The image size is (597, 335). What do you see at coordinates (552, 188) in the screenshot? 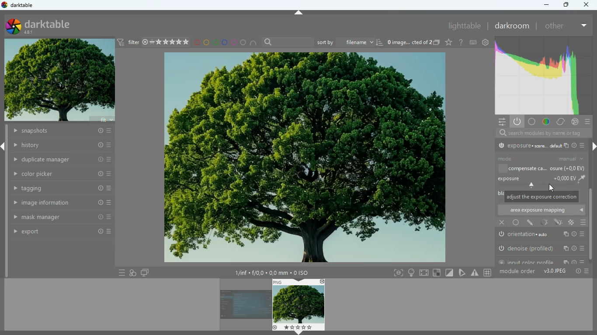
I see `Cursor` at bounding box center [552, 188].